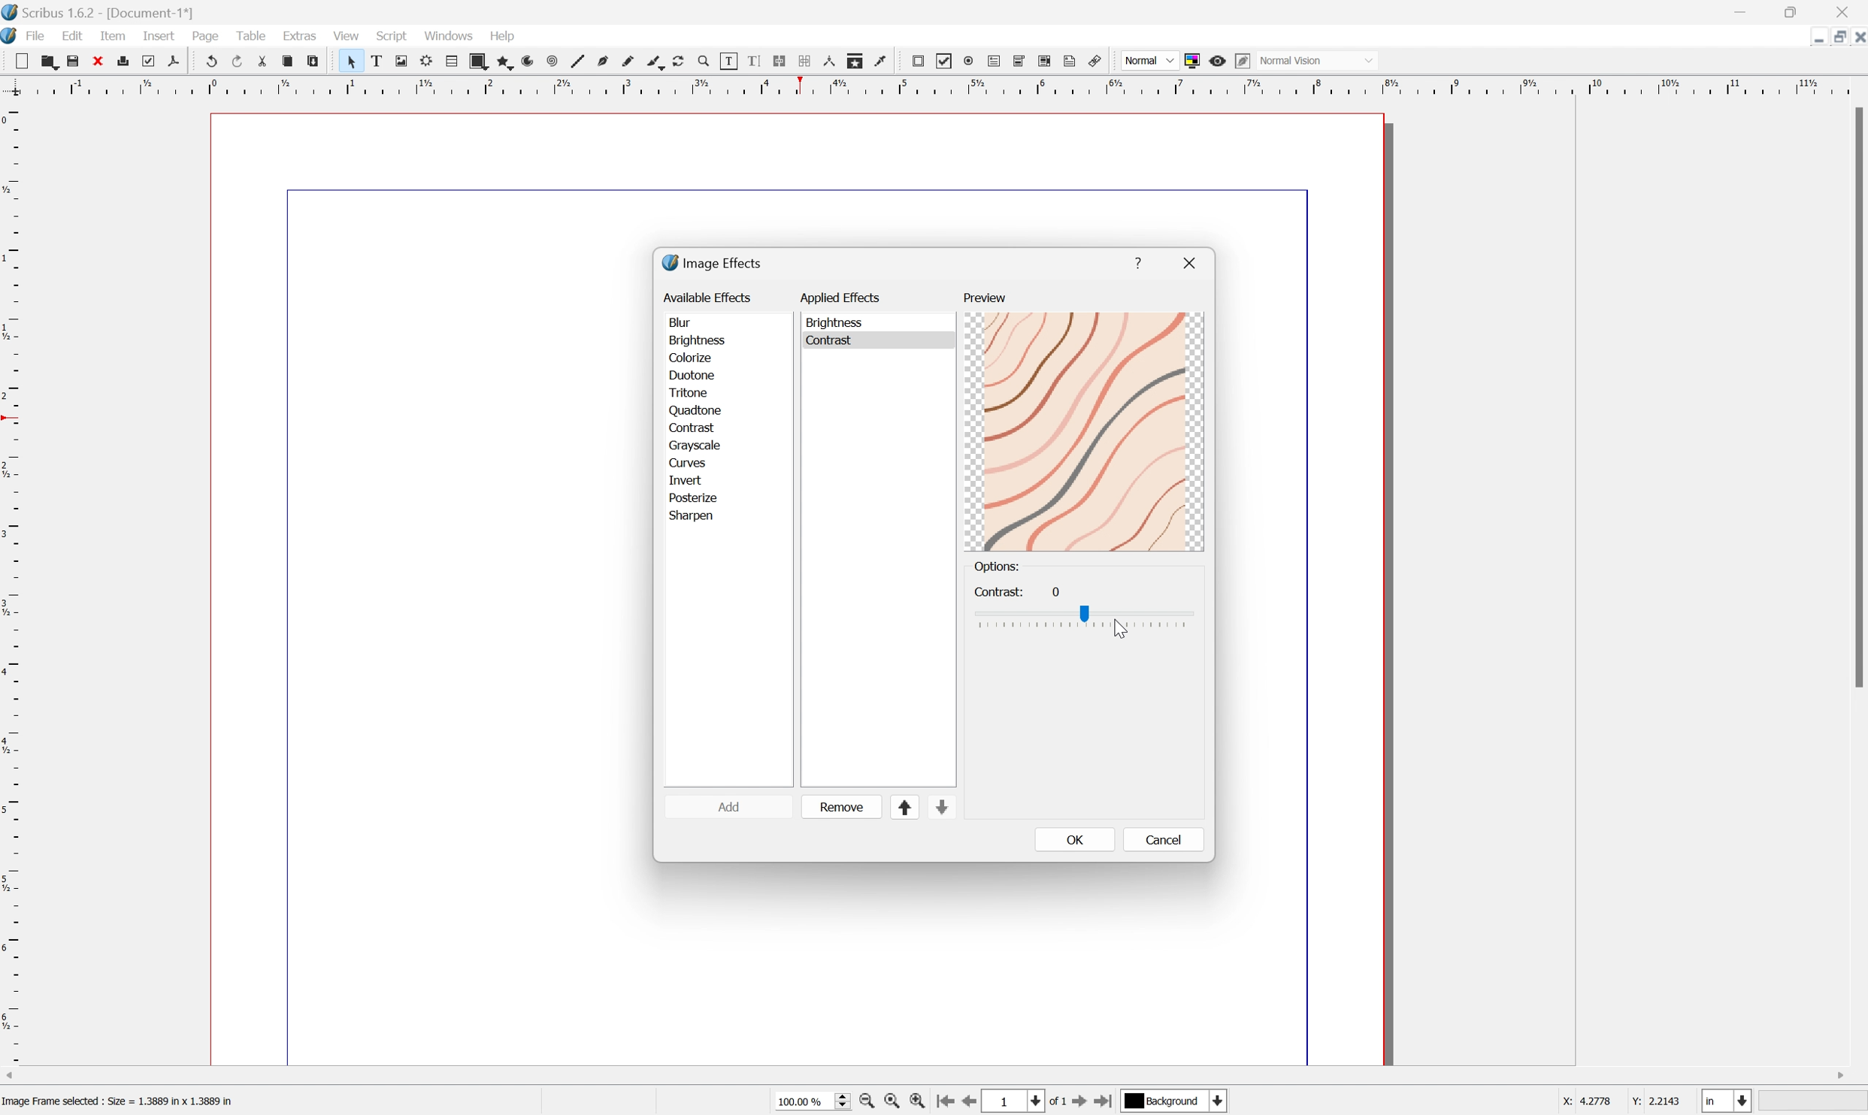  I want to click on PDF radio button, so click(968, 62).